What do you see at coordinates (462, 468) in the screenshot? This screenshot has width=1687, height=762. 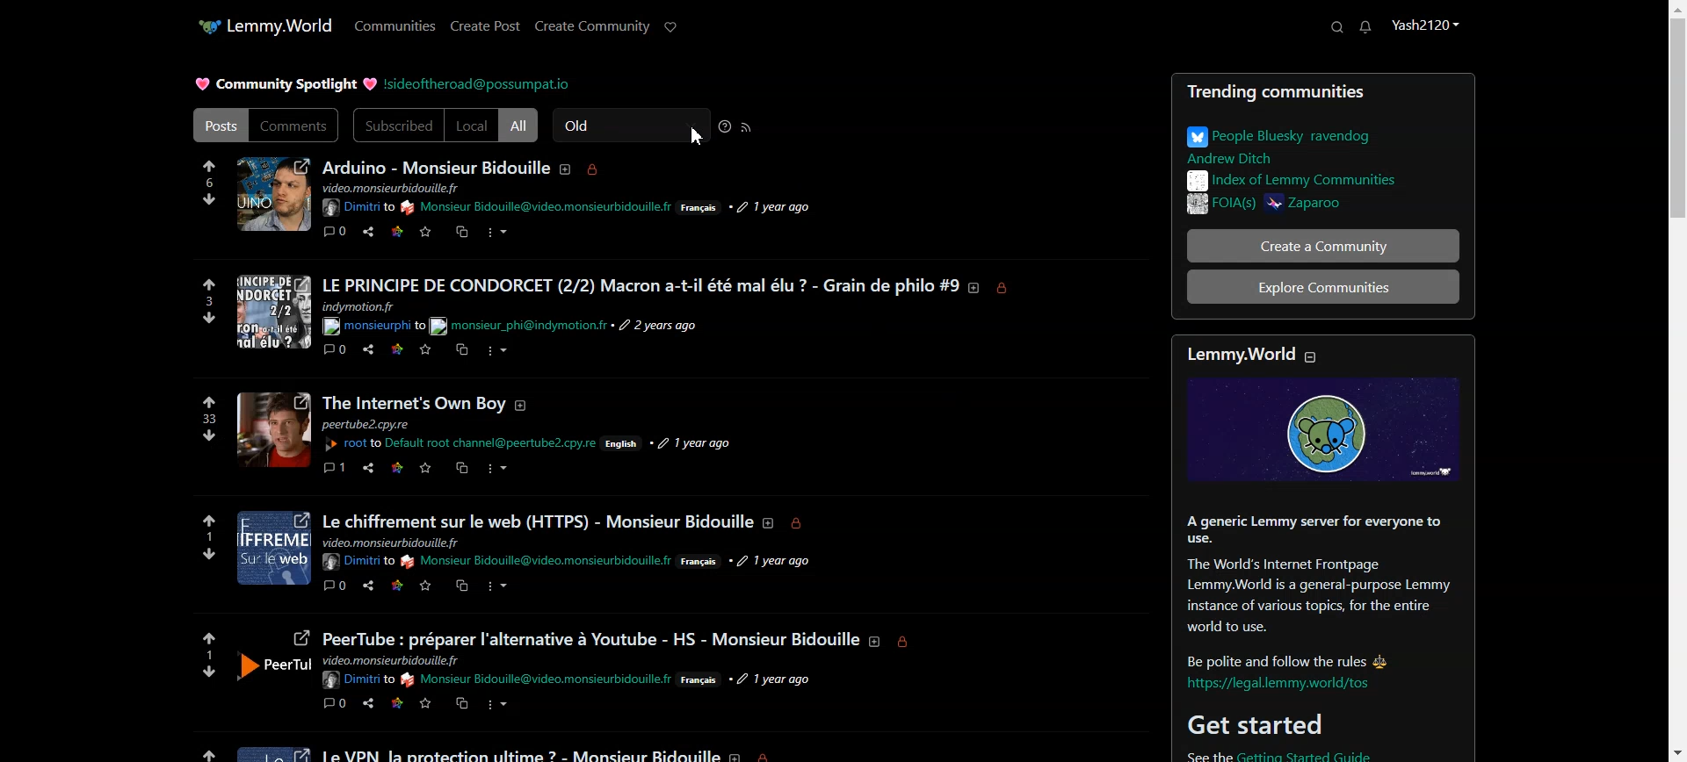 I see `copy` at bounding box center [462, 468].